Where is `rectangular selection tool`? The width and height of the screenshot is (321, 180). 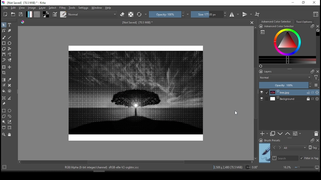 rectangular selection tool is located at coordinates (4, 111).